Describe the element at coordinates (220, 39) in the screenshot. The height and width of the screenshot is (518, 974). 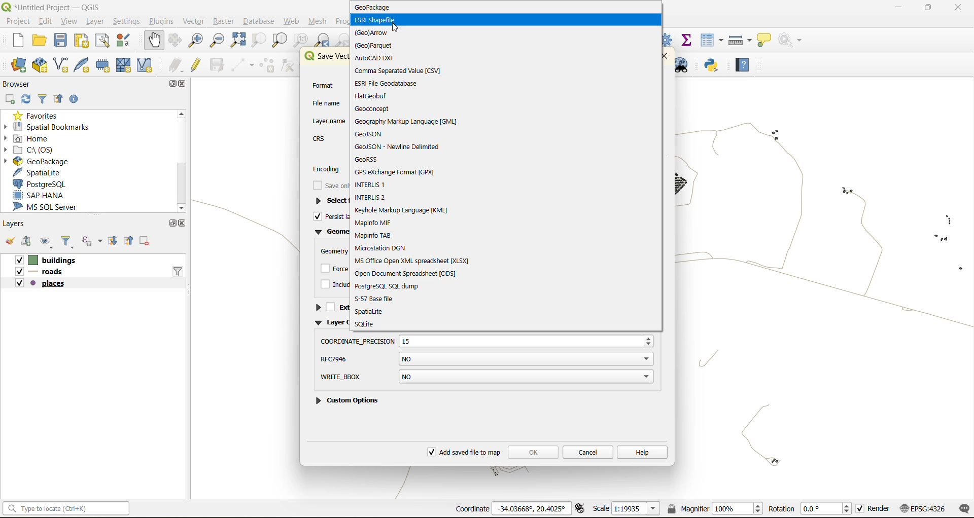
I see `zoom out` at that location.